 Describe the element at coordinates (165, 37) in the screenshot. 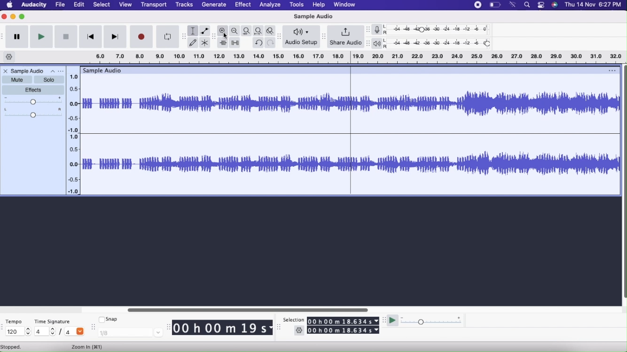

I see `Enable Looping` at that location.